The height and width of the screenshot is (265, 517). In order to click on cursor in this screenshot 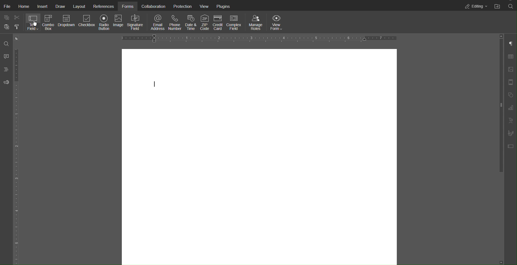, I will do `click(36, 25)`.